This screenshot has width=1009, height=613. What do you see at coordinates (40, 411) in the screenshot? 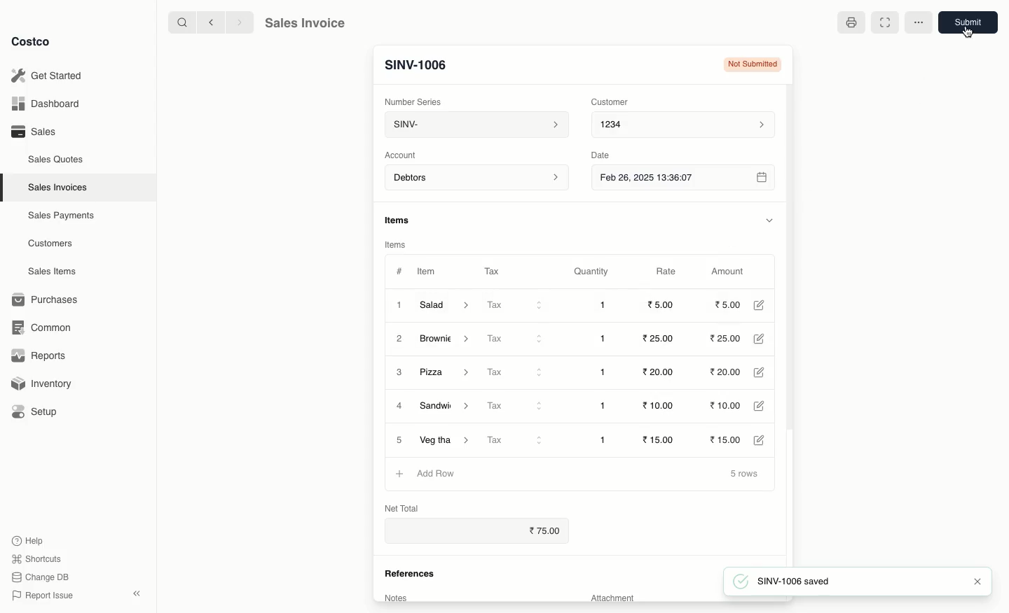
I see `Setup` at bounding box center [40, 411].